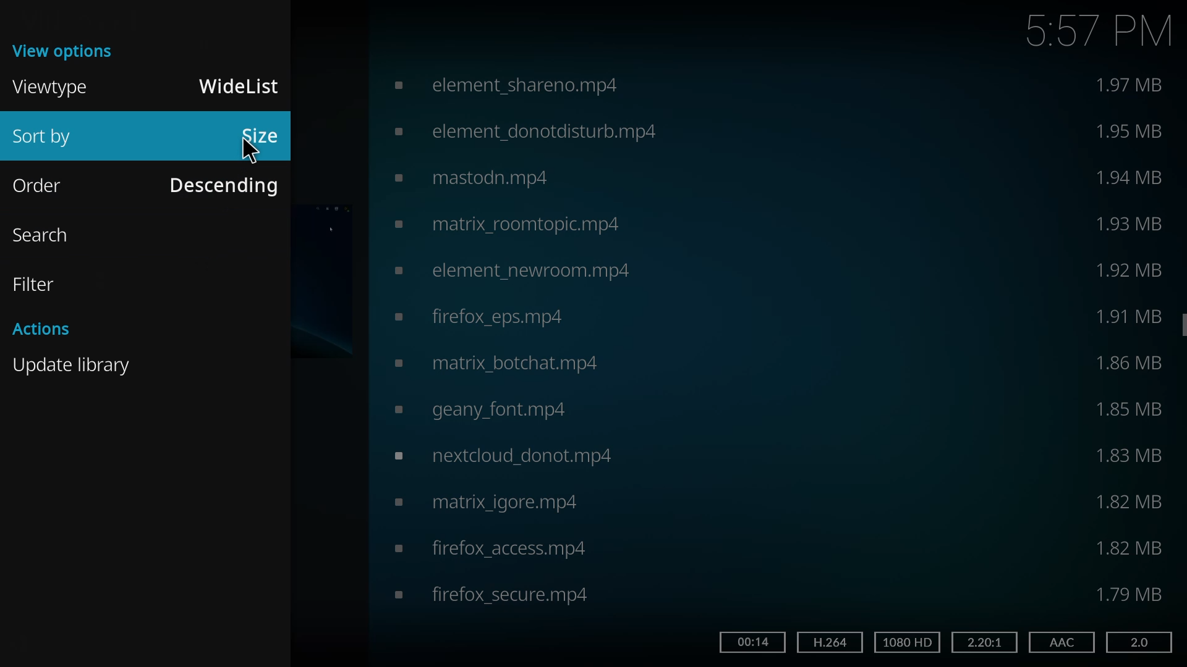 The height and width of the screenshot is (667, 1187). I want to click on widelist, so click(242, 86).